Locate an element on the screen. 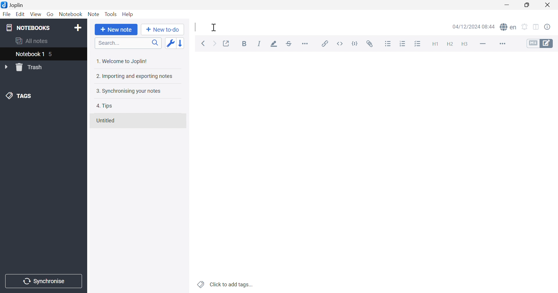 The image size is (558, 293). View is located at coordinates (36, 14).